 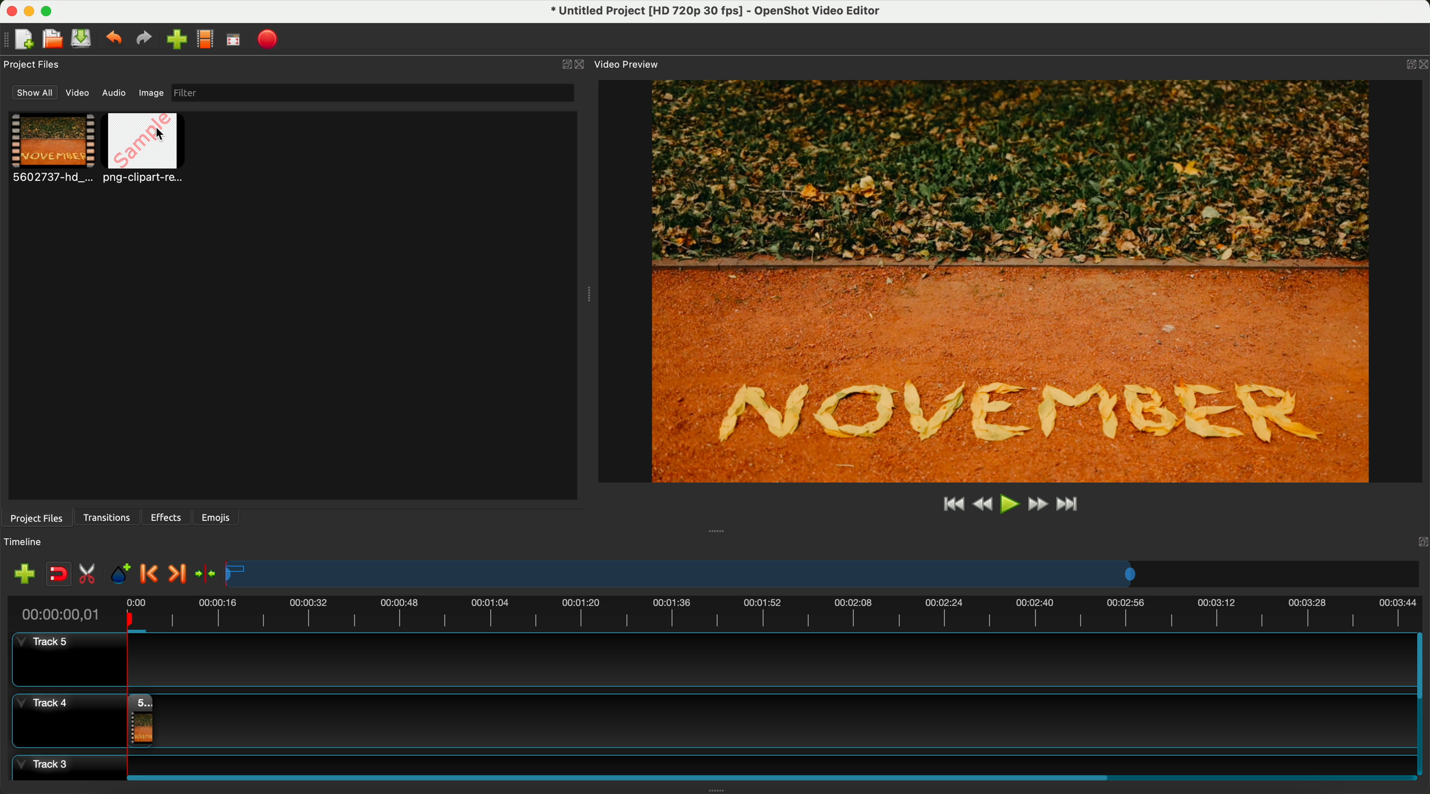 What do you see at coordinates (708, 763) in the screenshot?
I see `track 3` at bounding box center [708, 763].